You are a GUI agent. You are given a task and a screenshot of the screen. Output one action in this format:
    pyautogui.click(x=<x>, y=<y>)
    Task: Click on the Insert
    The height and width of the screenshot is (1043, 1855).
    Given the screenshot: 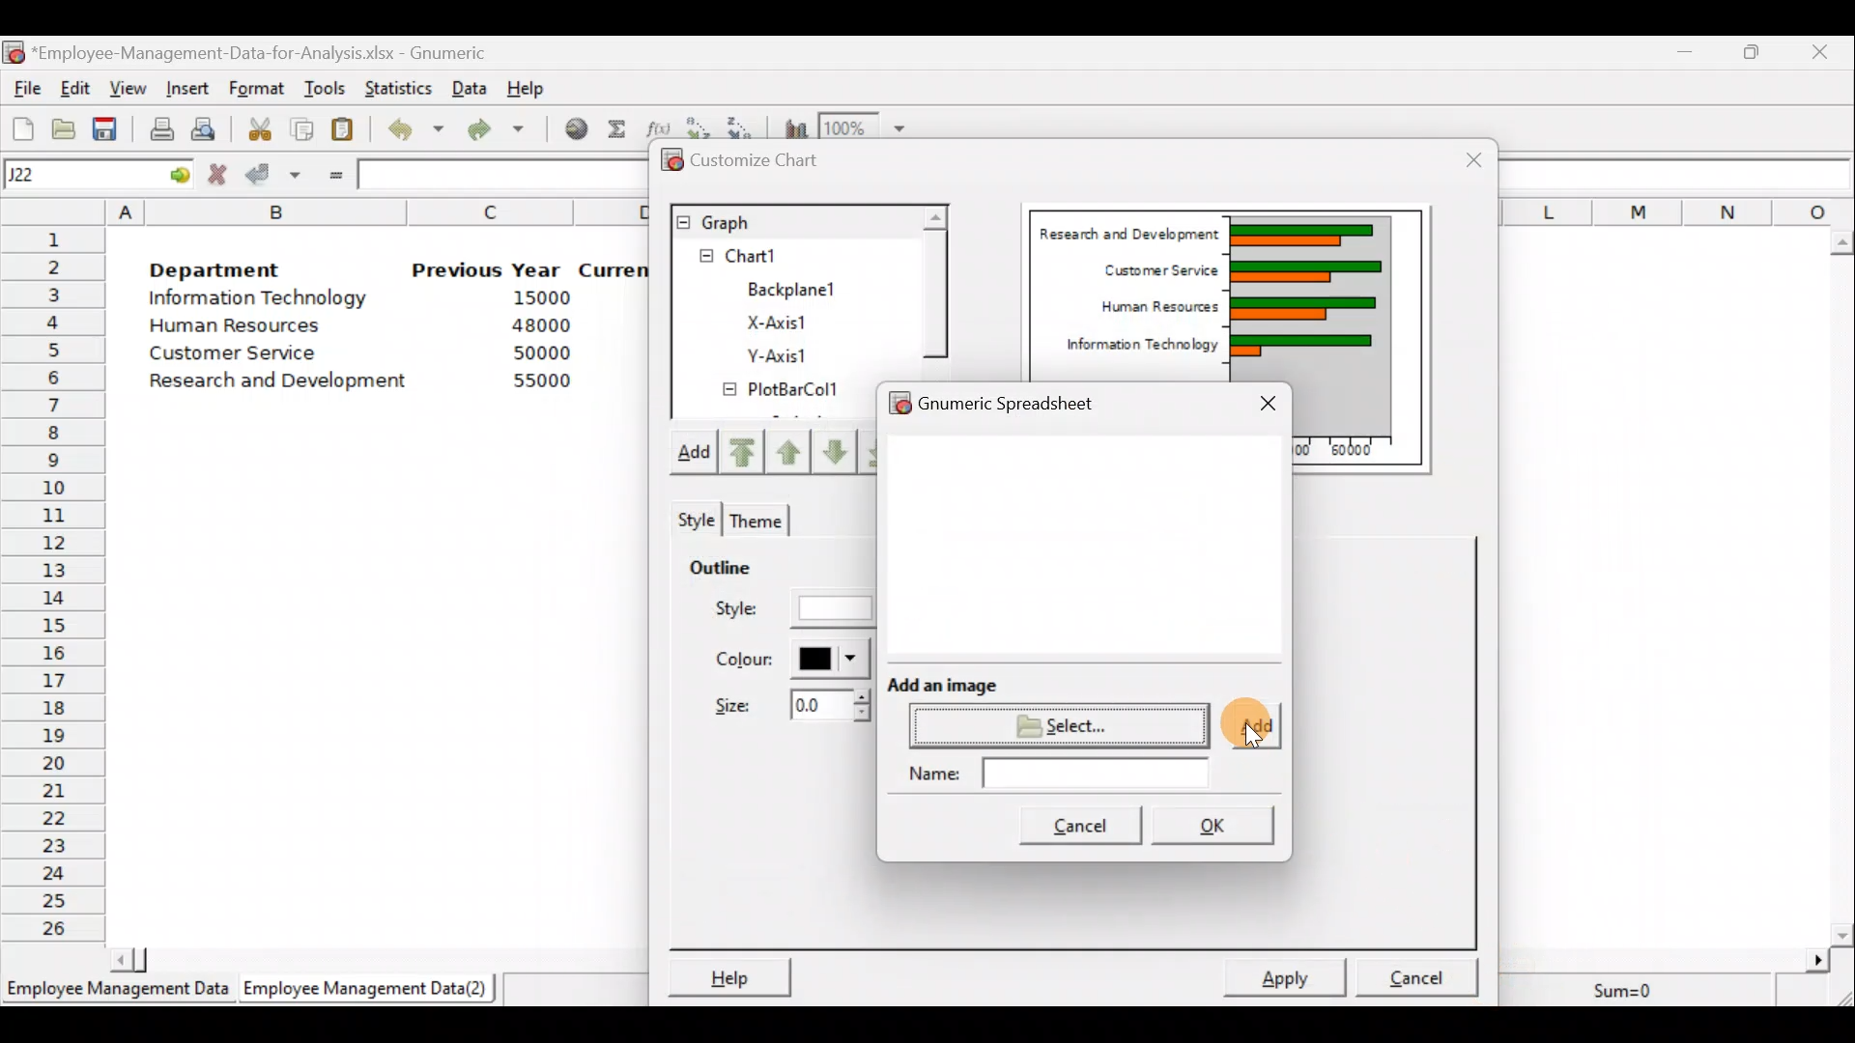 What is the action you would take?
    pyautogui.click(x=191, y=86)
    